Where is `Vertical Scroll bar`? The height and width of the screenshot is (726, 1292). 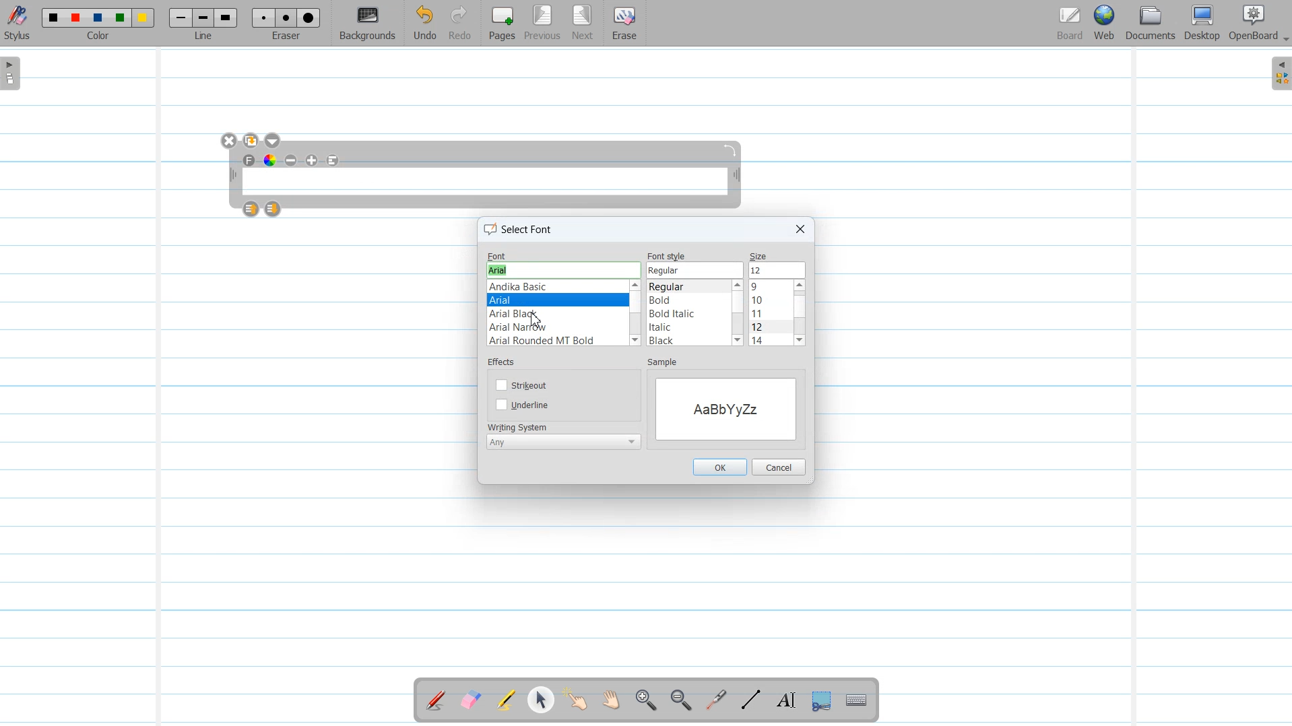 Vertical Scroll bar is located at coordinates (636, 314).